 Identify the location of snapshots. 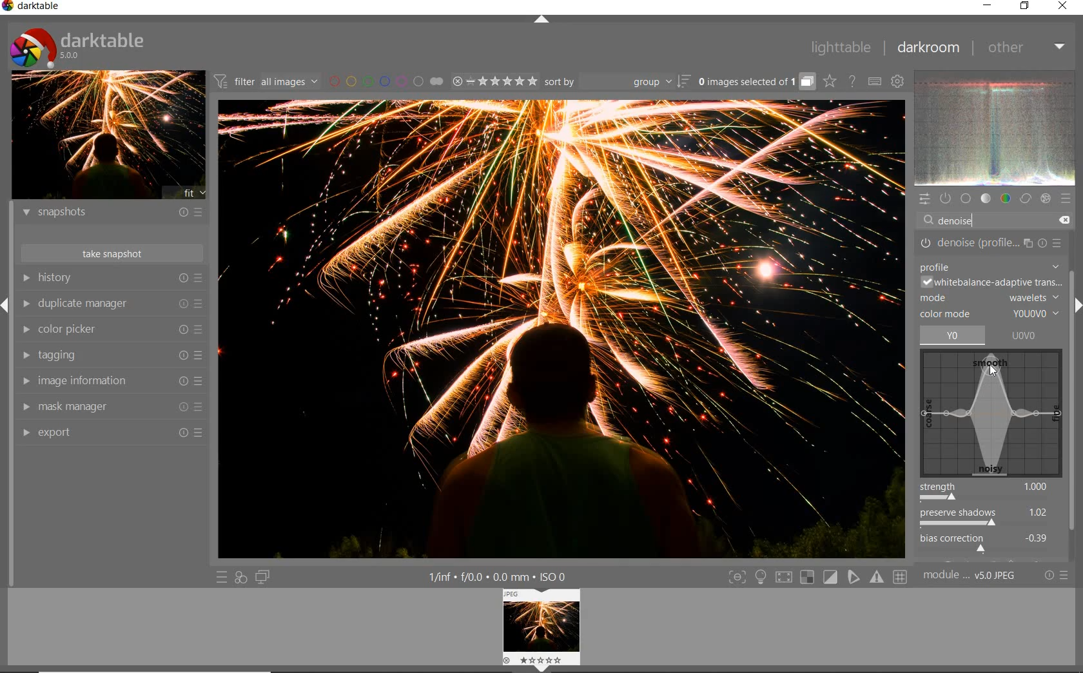
(111, 213).